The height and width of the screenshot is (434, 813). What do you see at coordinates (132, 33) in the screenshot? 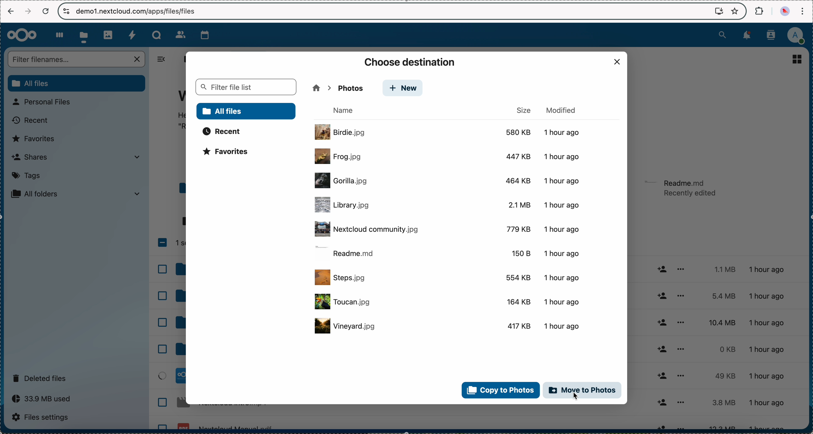
I see `activity` at bounding box center [132, 33].